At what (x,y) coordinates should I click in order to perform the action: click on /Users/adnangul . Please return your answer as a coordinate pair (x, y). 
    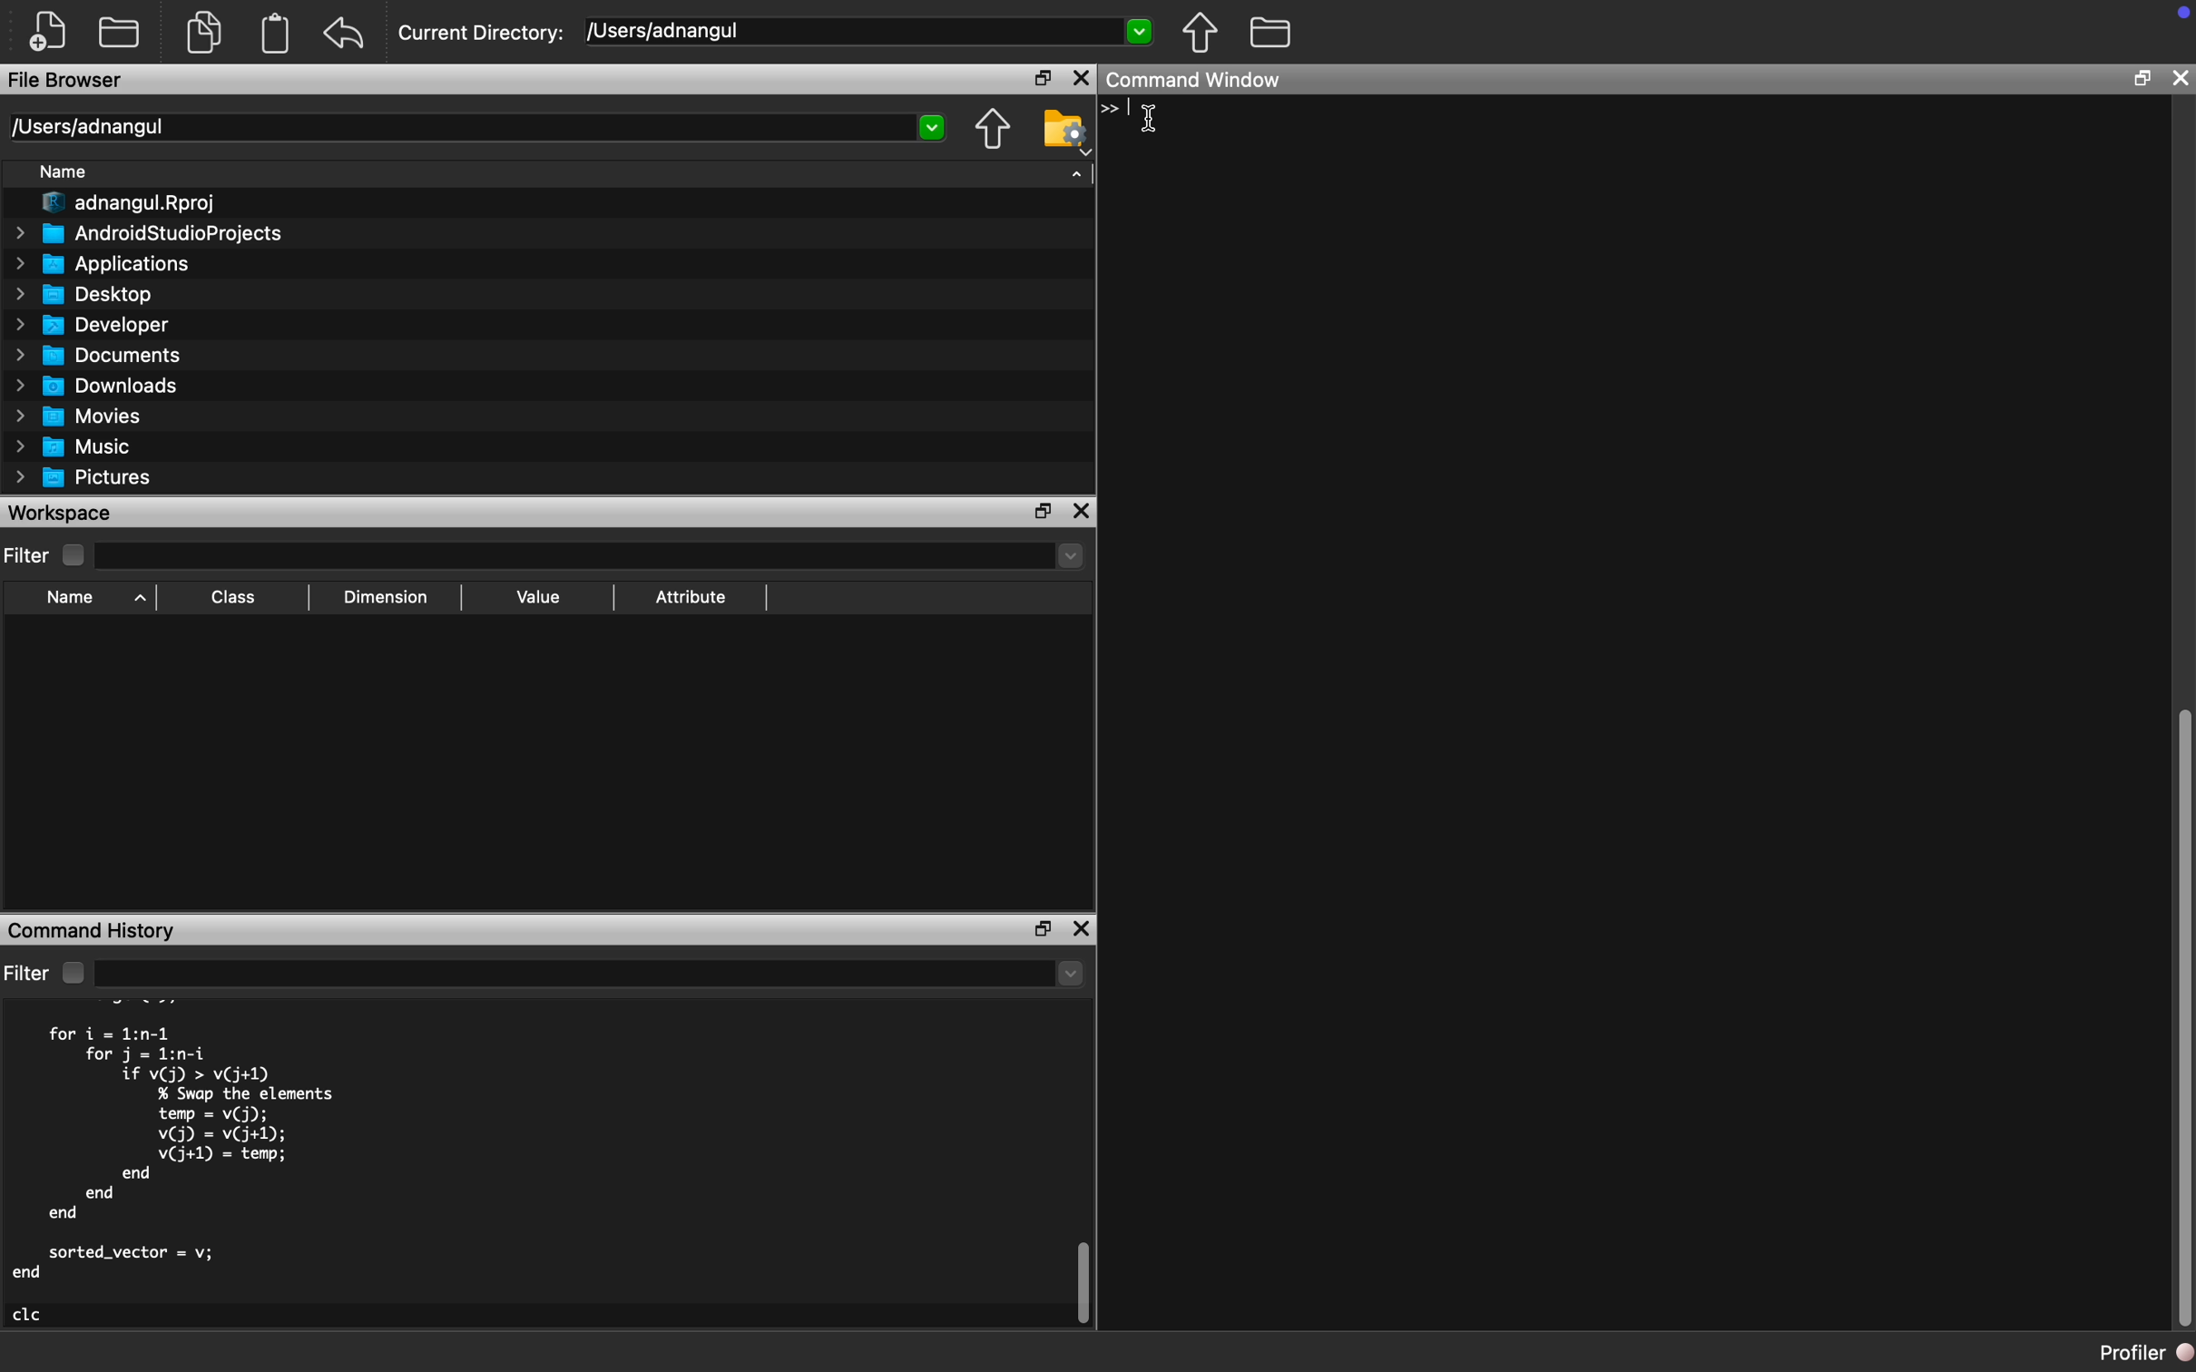
    Looking at the image, I should click on (475, 128).